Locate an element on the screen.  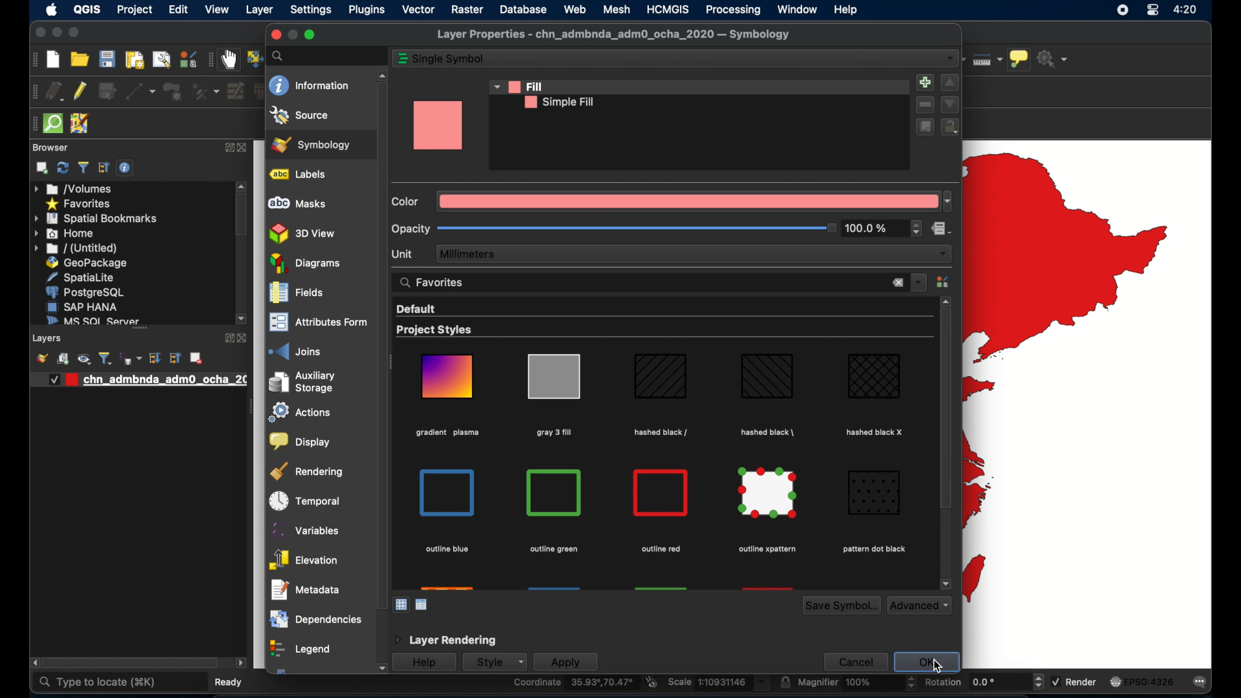
open layout manager is located at coordinates (160, 60).